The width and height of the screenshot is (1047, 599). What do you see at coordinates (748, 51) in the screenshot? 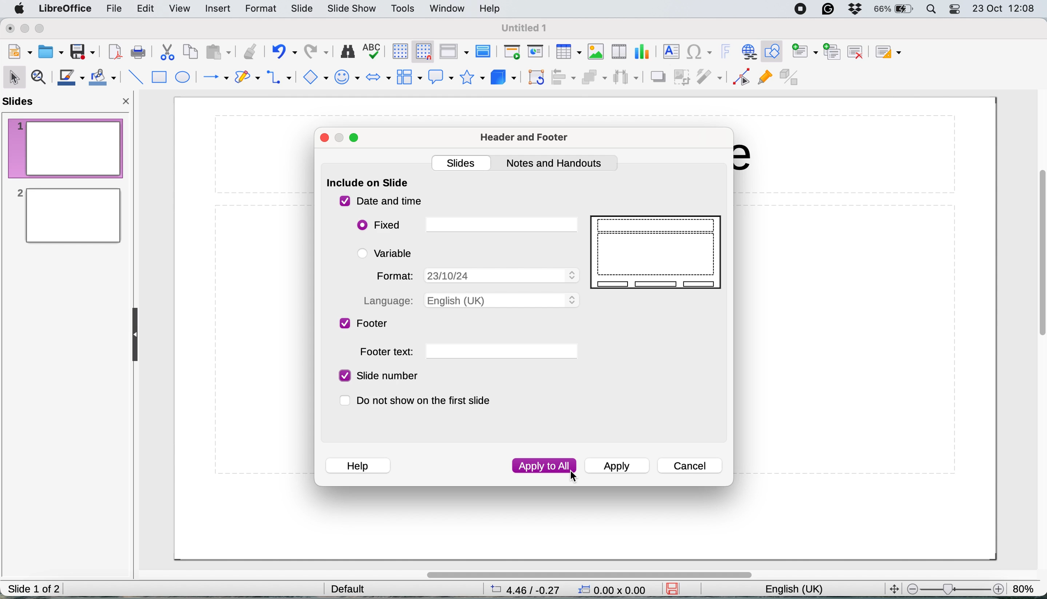
I see `insert hyperlink` at bounding box center [748, 51].